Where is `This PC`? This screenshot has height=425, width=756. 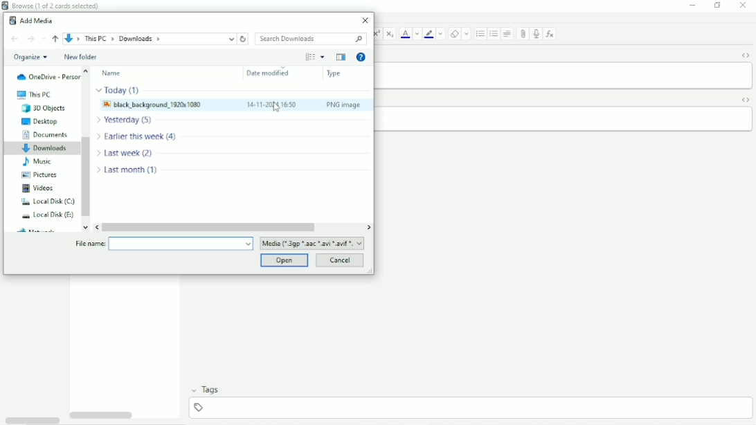 This PC is located at coordinates (34, 95).